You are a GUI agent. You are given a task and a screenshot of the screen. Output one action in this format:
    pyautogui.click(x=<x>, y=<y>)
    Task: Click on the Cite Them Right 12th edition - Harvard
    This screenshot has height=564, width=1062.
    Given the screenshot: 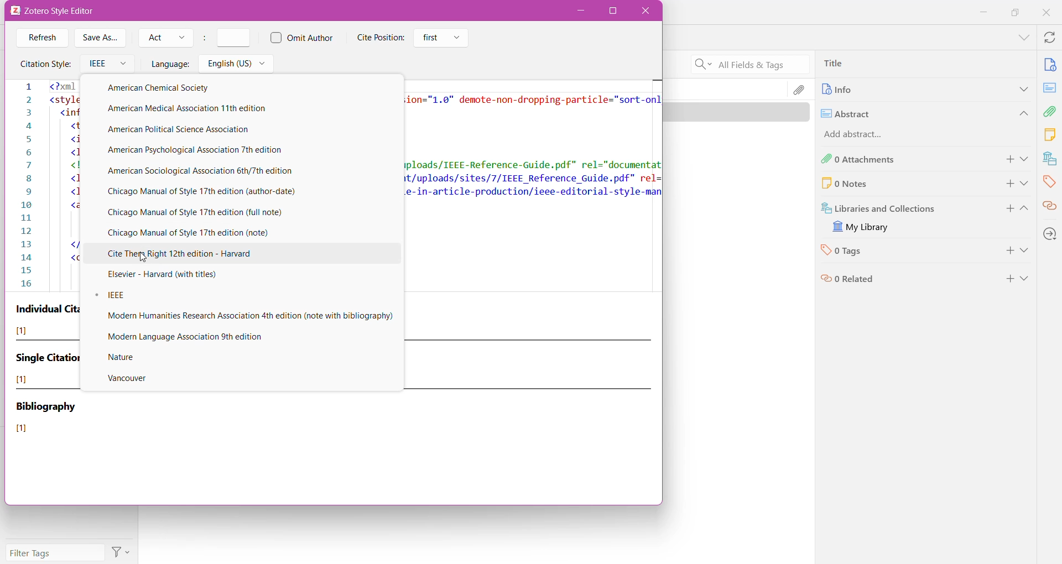 What is the action you would take?
    pyautogui.click(x=249, y=254)
    